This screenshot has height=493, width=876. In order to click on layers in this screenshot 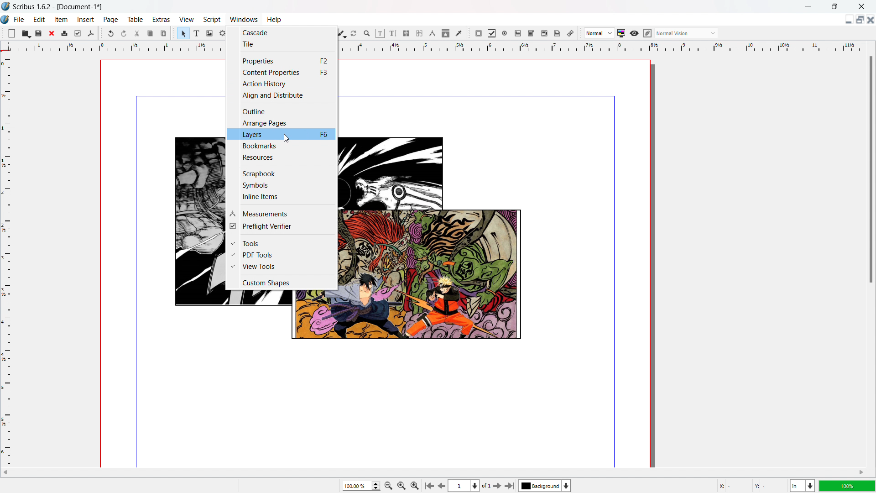, I will do `click(282, 135)`.